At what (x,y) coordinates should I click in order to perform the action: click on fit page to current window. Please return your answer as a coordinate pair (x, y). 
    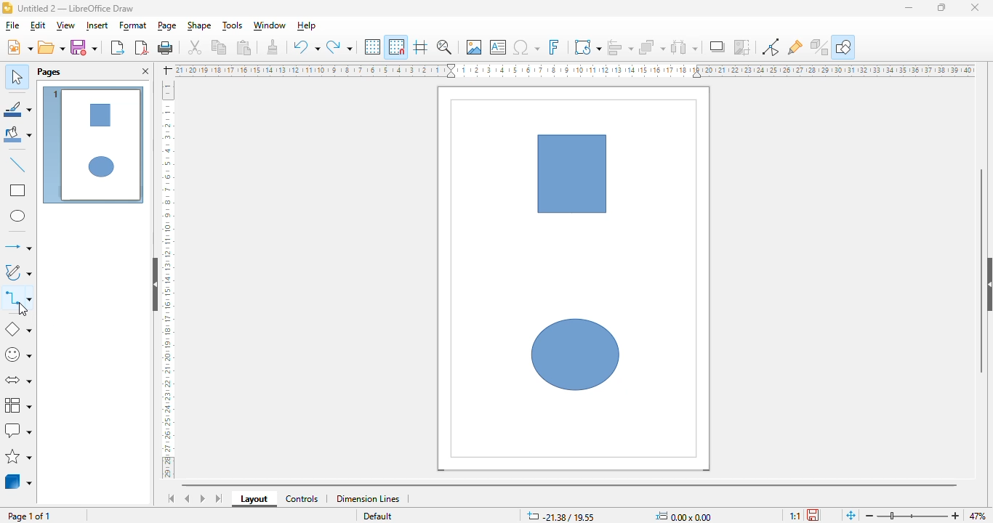
    Looking at the image, I should click on (851, 515).